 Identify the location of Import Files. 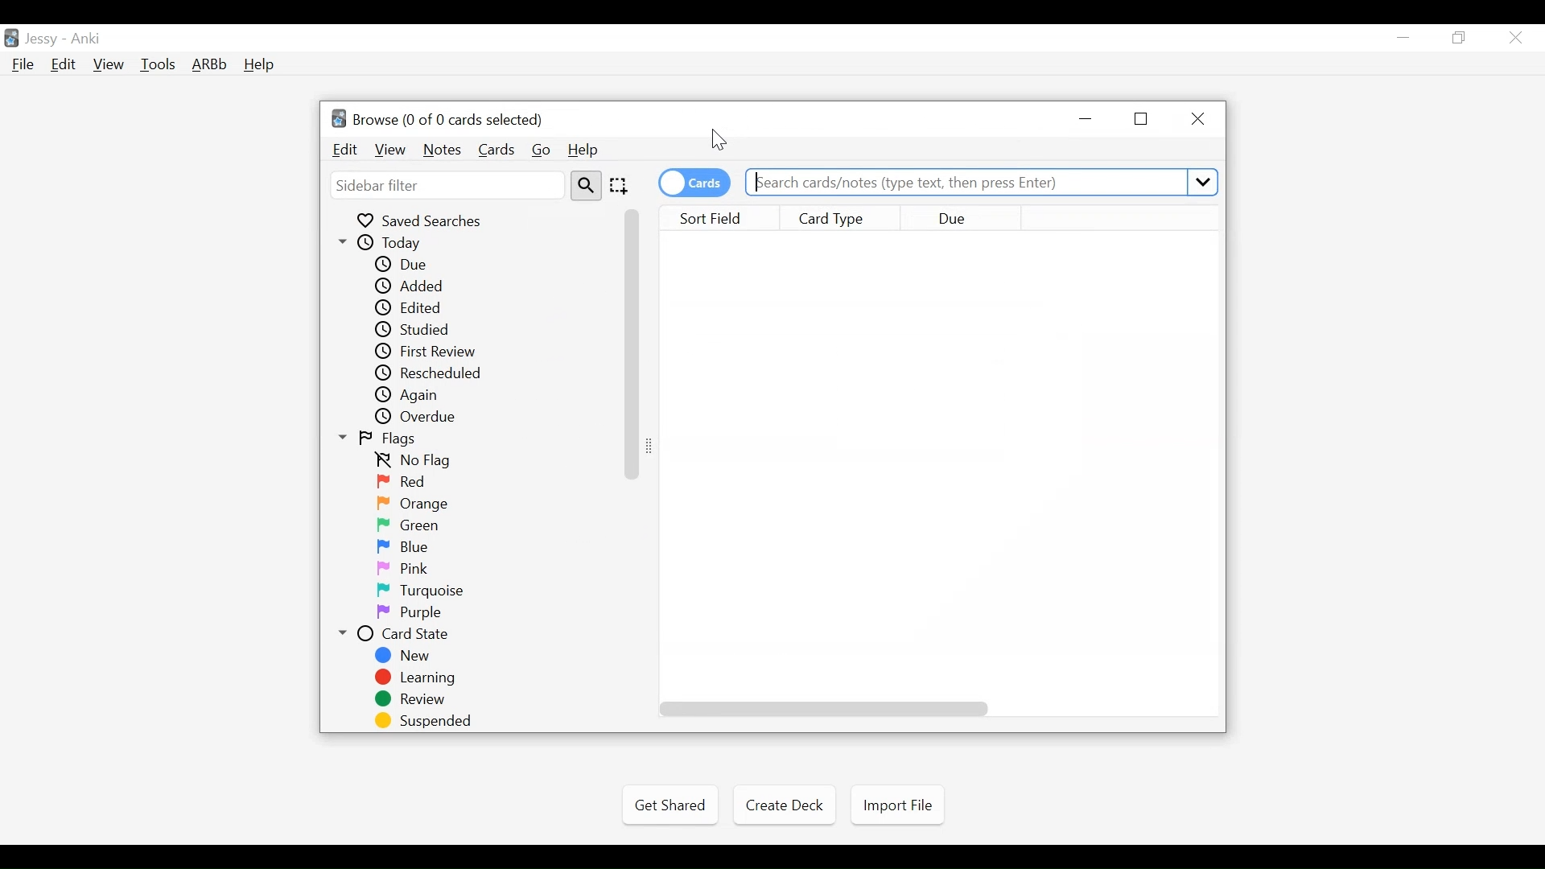
(897, 808).